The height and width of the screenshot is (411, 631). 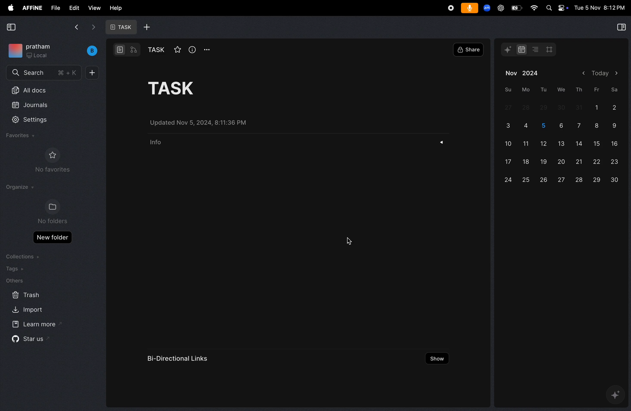 I want to click on wifi, so click(x=532, y=8).